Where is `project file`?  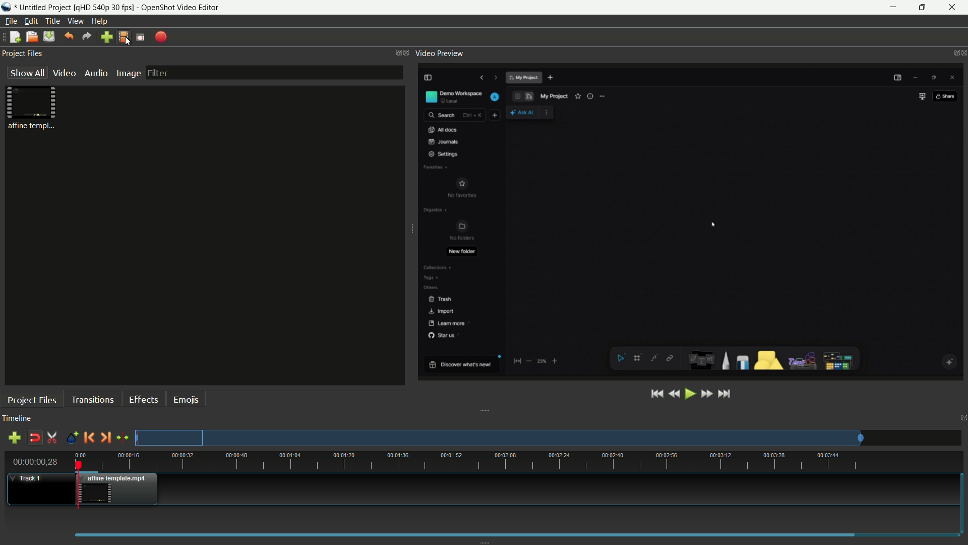
project file is located at coordinates (32, 107).